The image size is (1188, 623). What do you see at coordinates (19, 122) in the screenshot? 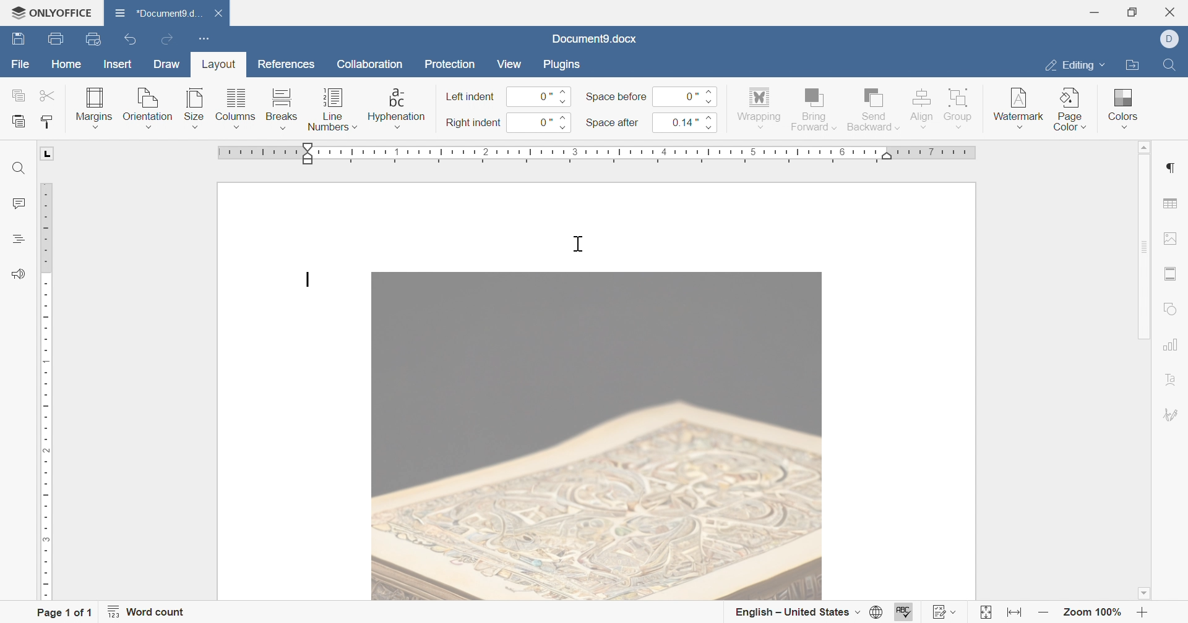
I see `paste` at bounding box center [19, 122].